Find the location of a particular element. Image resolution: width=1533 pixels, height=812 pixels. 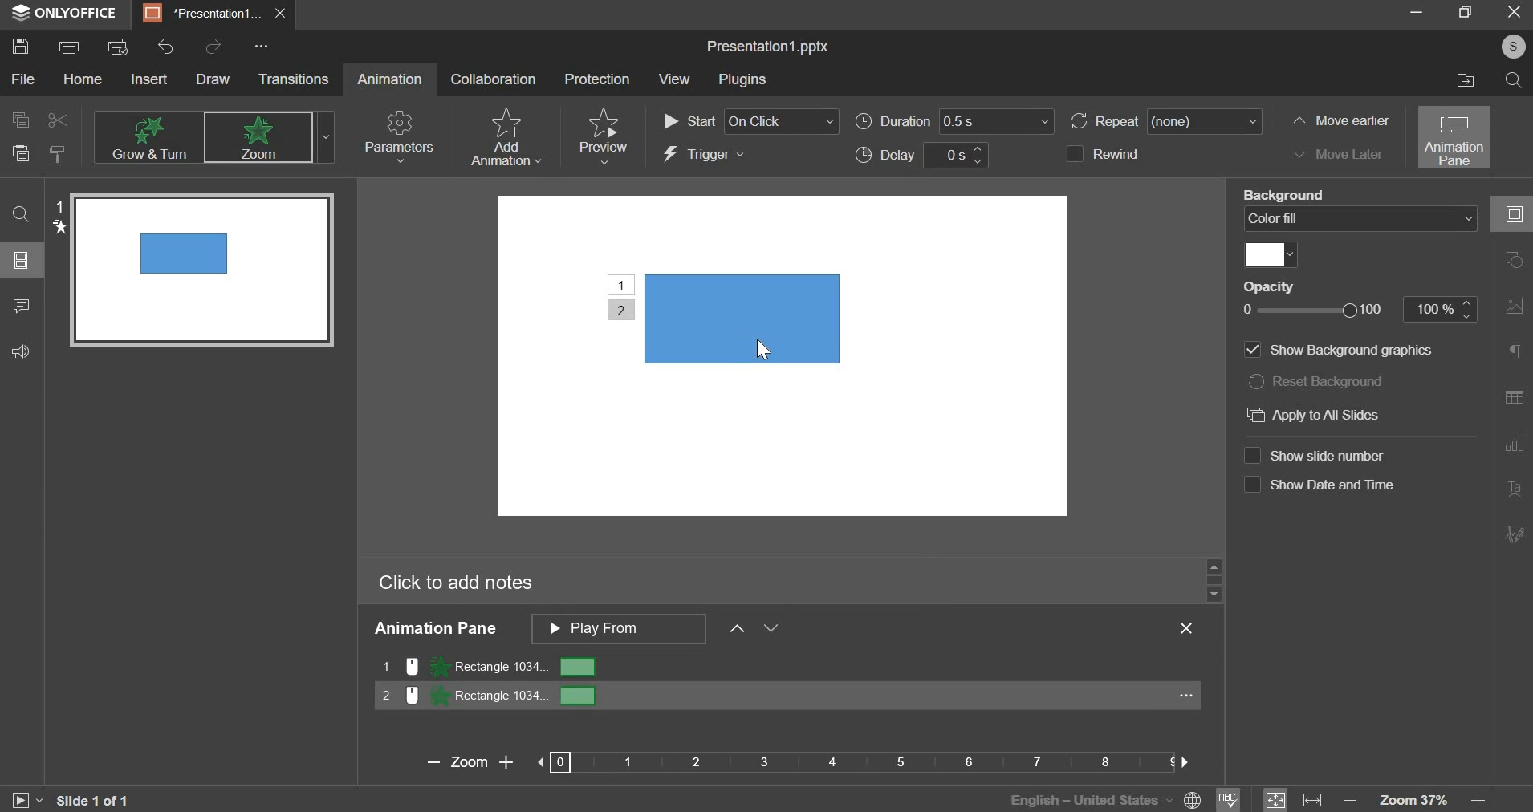

Plugins is located at coordinates (750, 80).